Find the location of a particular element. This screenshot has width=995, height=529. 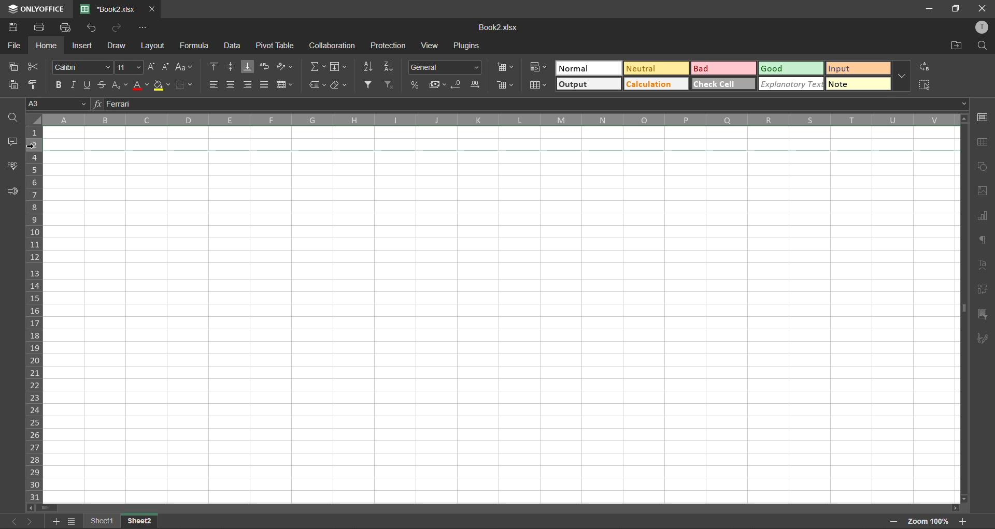

view is located at coordinates (429, 46).